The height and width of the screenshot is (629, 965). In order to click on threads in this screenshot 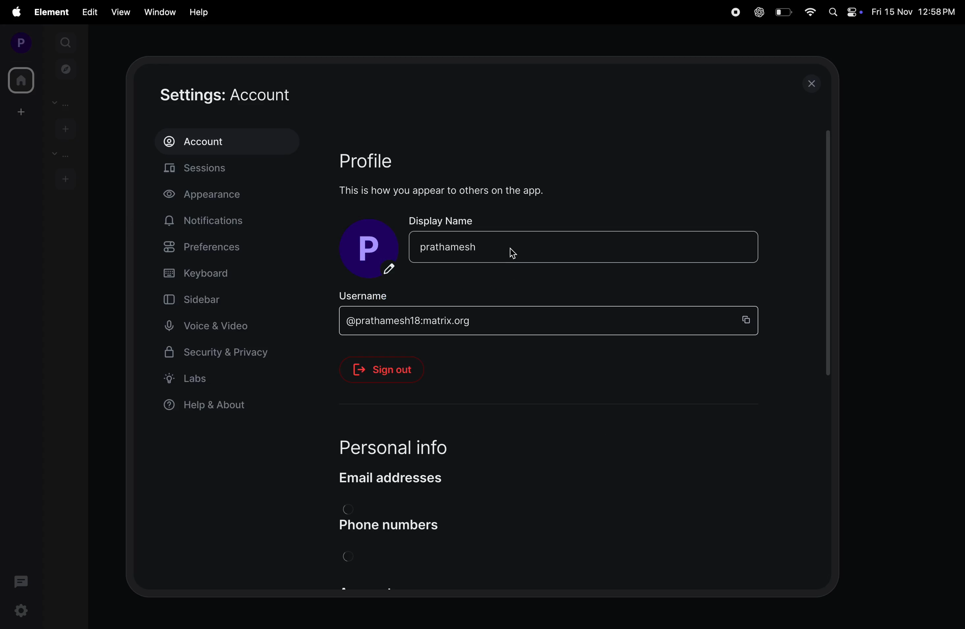, I will do `click(21, 580)`.